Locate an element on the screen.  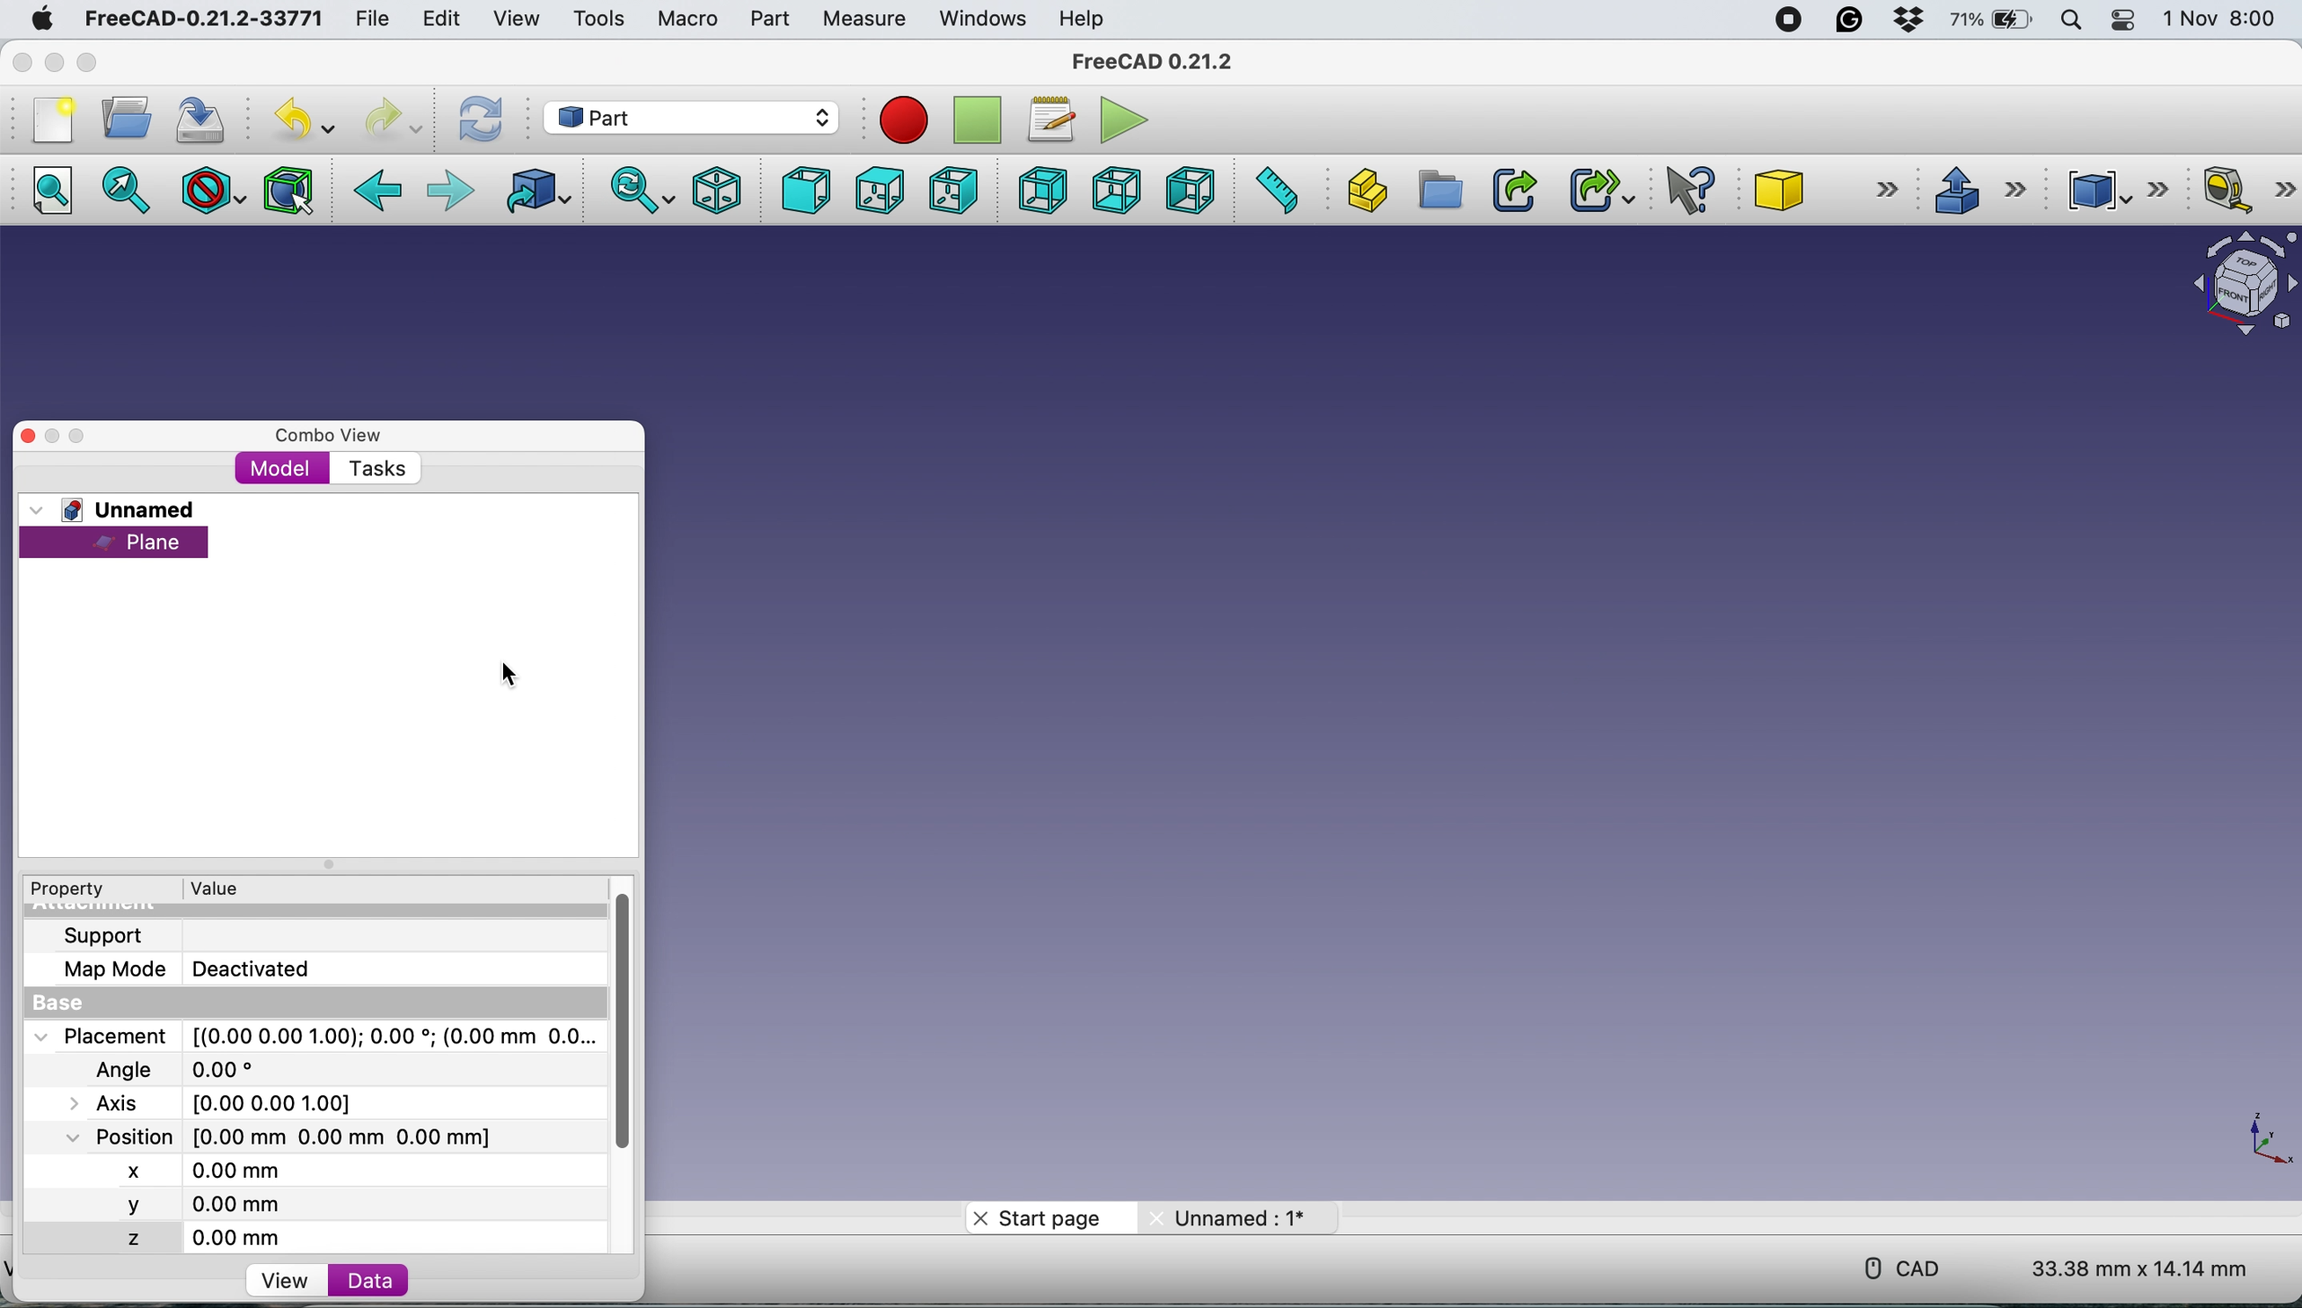
macros is located at coordinates (1050, 119).